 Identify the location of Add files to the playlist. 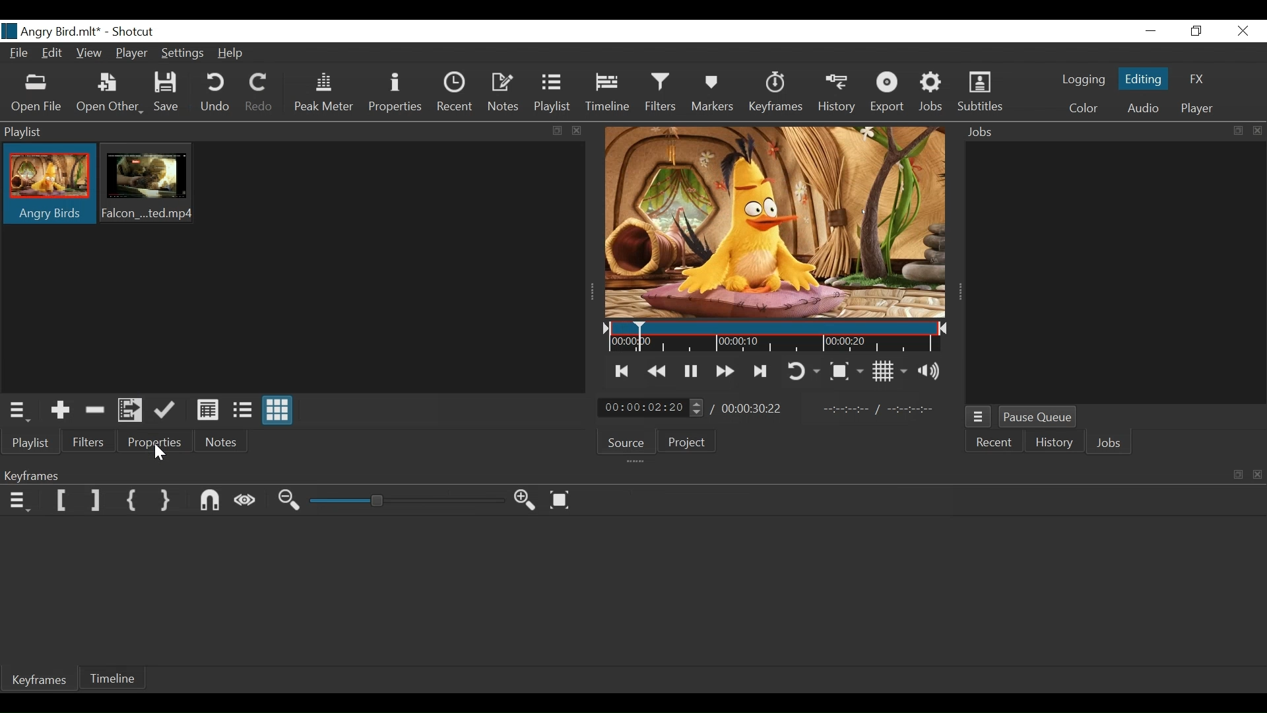
(129, 411).